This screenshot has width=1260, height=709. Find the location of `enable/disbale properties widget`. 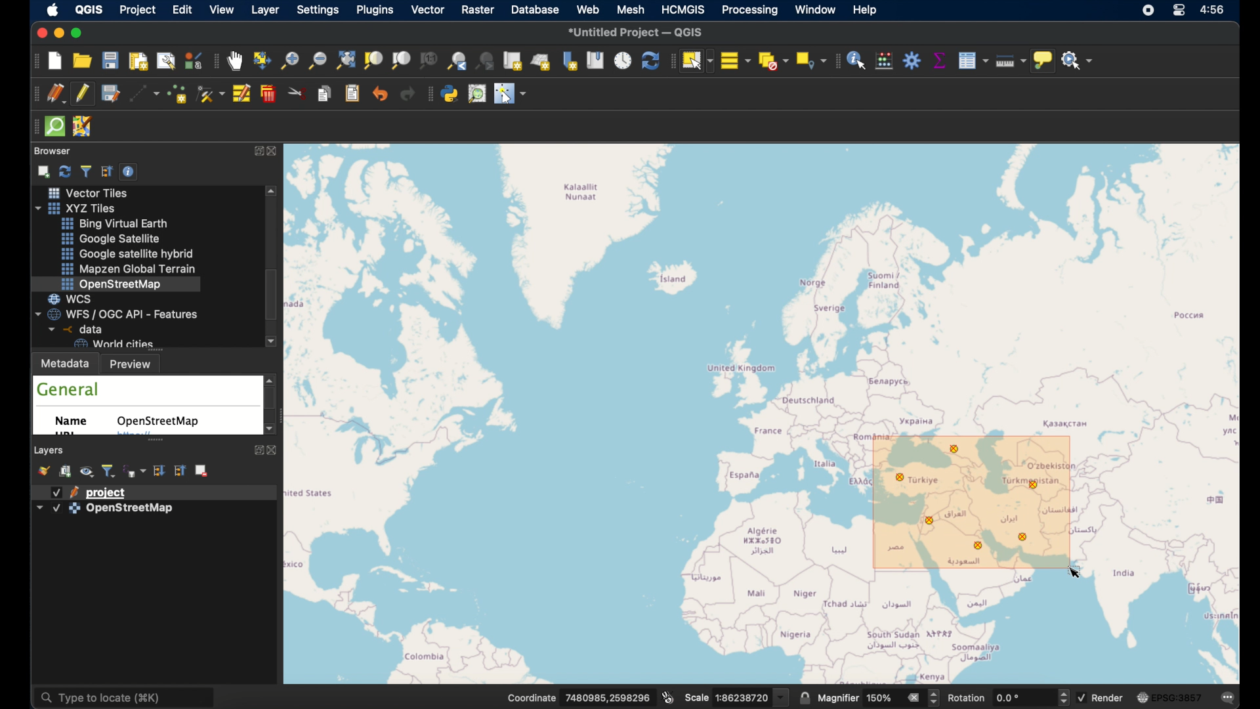

enable/disbale properties widget is located at coordinates (131, 171).